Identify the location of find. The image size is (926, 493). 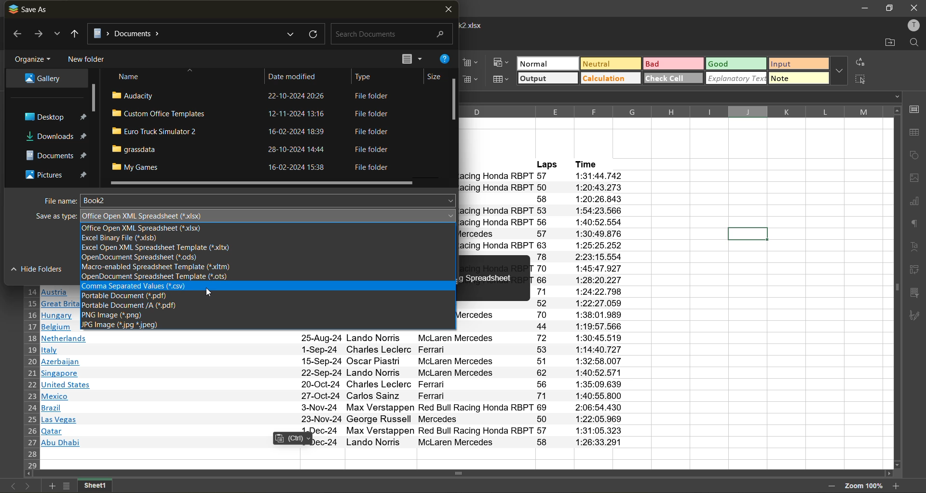
(915, 43).